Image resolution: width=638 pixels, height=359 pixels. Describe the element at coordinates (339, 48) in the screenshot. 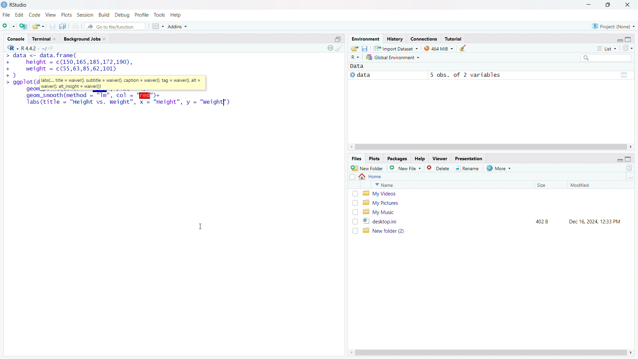

I see `clear console` at that location.